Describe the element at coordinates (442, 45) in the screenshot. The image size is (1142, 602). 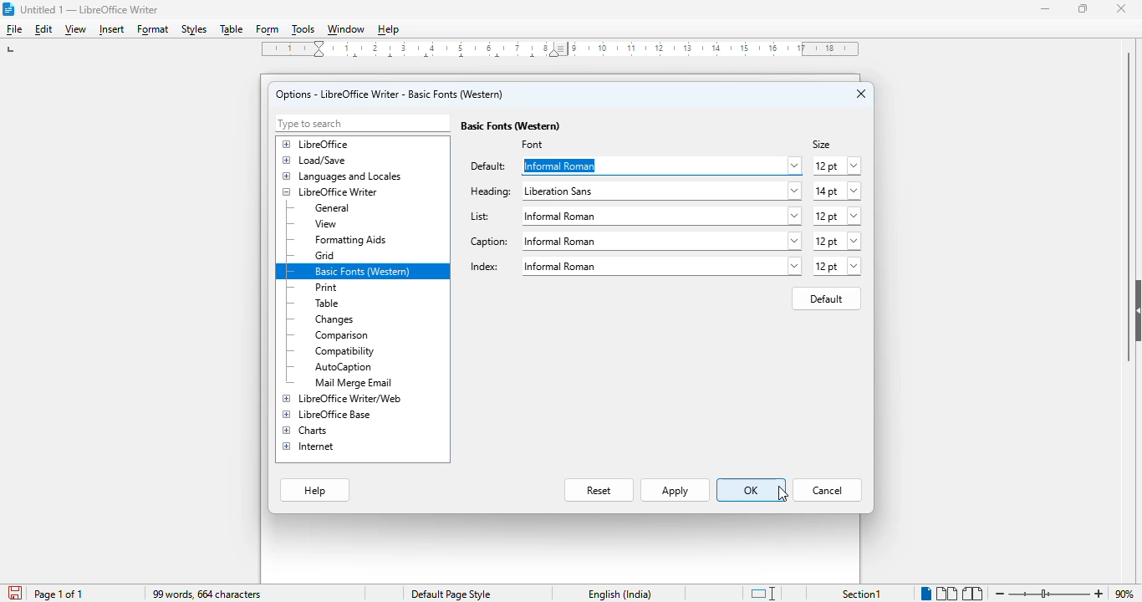
I see `2, 3, 4, ,5, 6, 7` at that location.